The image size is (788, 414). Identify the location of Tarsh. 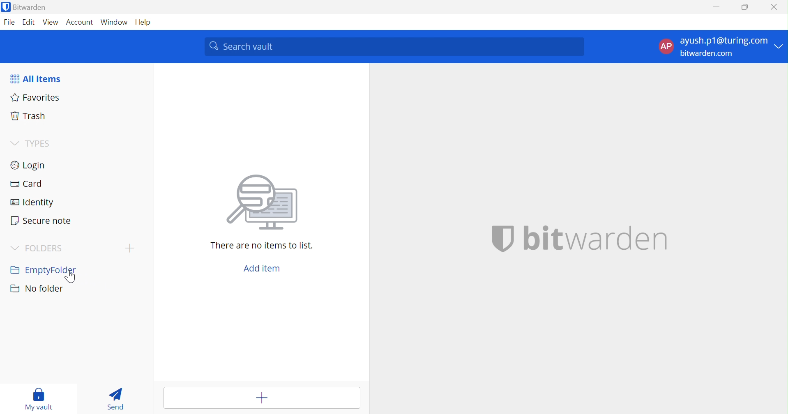
(31, 116).